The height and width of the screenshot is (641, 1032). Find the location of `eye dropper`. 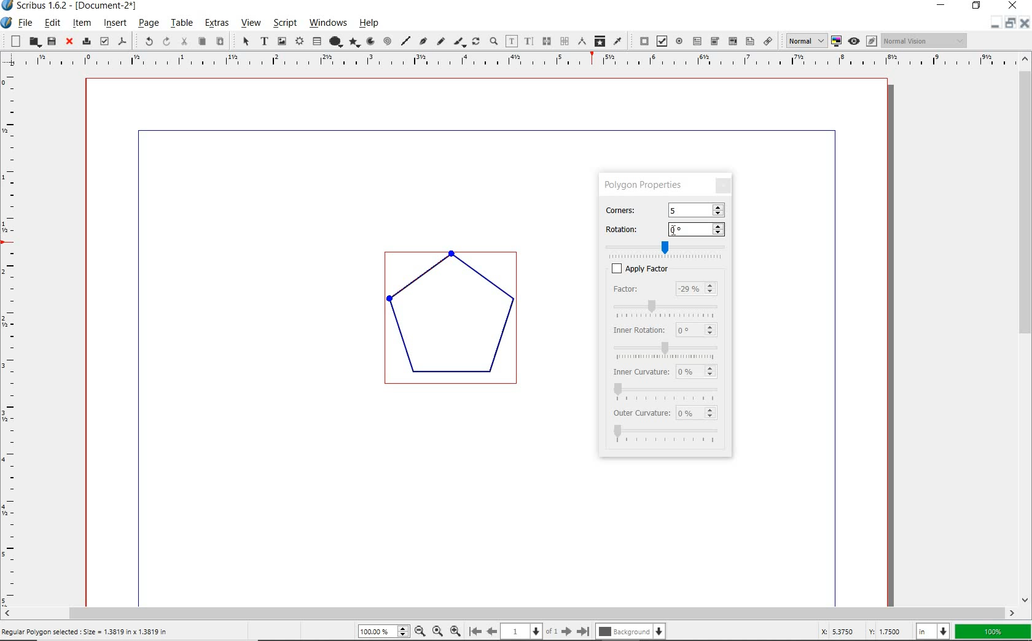

eye dropper is located at coordinates (618, 41).